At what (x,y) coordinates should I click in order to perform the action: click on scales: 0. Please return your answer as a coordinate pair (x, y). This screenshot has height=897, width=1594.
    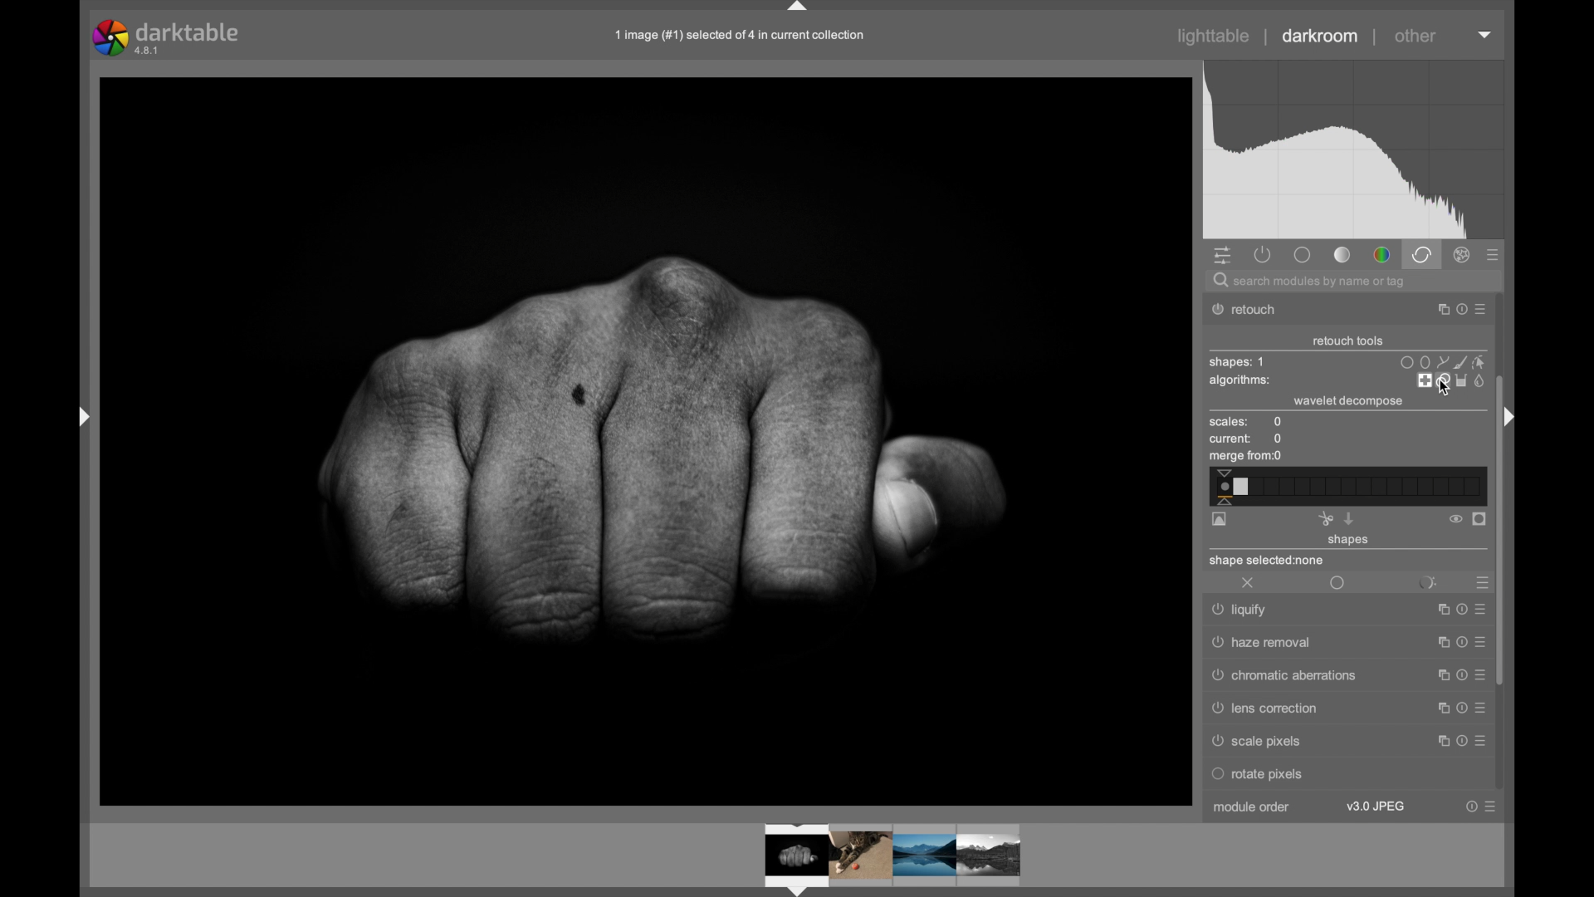
    Looking at the image, I should click on (1246, 423).